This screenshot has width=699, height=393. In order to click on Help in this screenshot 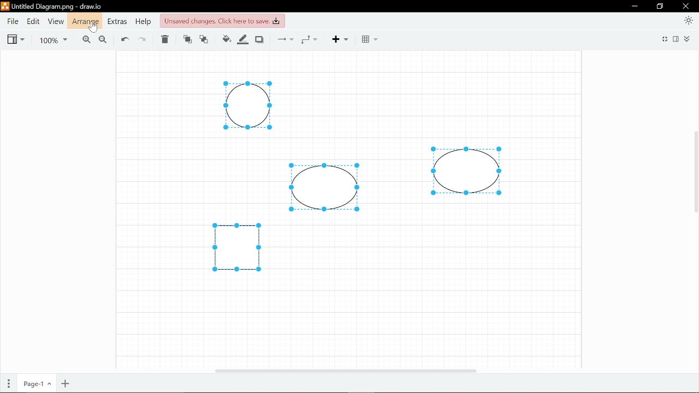, I will do `click(143, 21)`.